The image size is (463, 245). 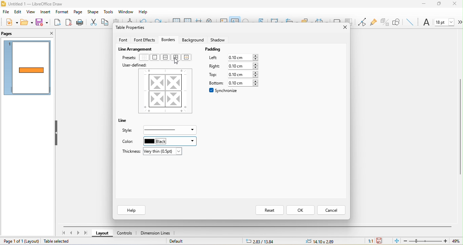 I want to click on font, so click(x=123, y=39).